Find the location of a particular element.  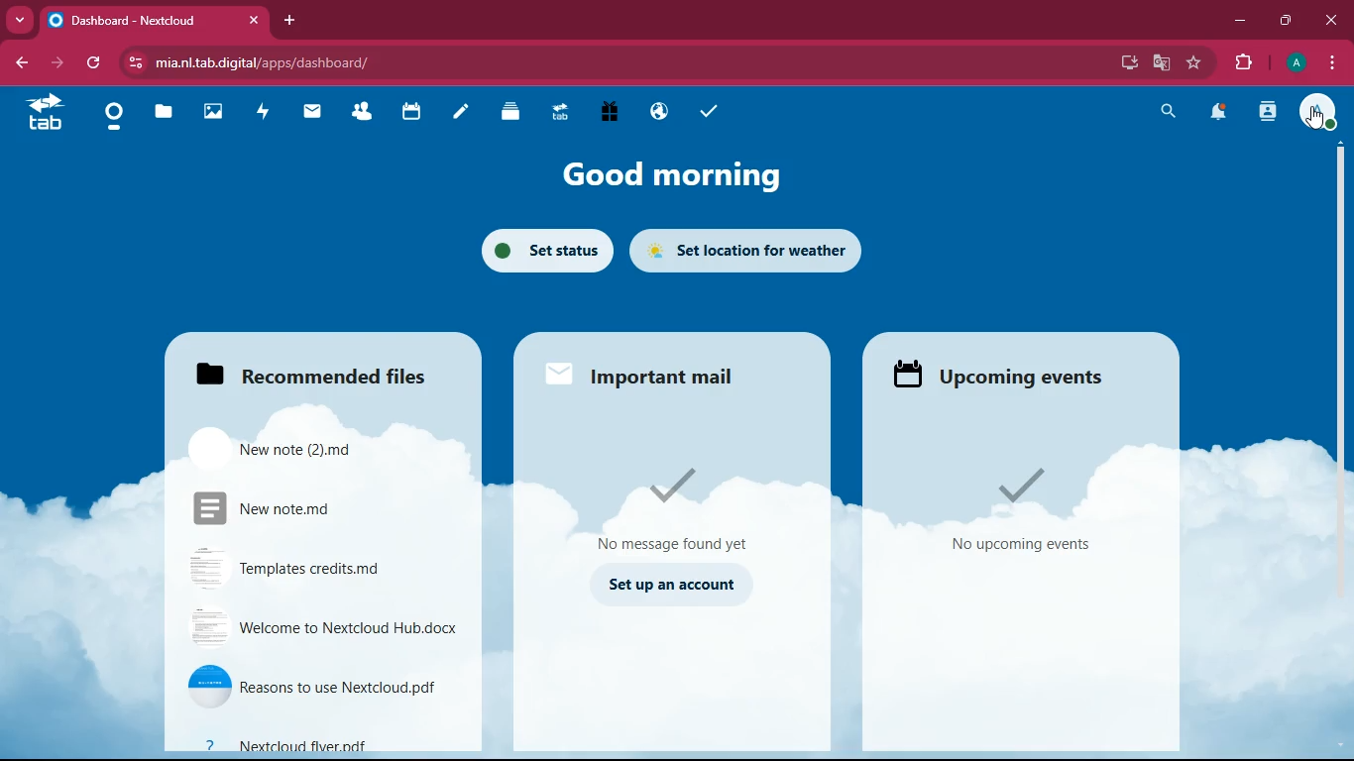

add tab is located at coordinates (291, 21).